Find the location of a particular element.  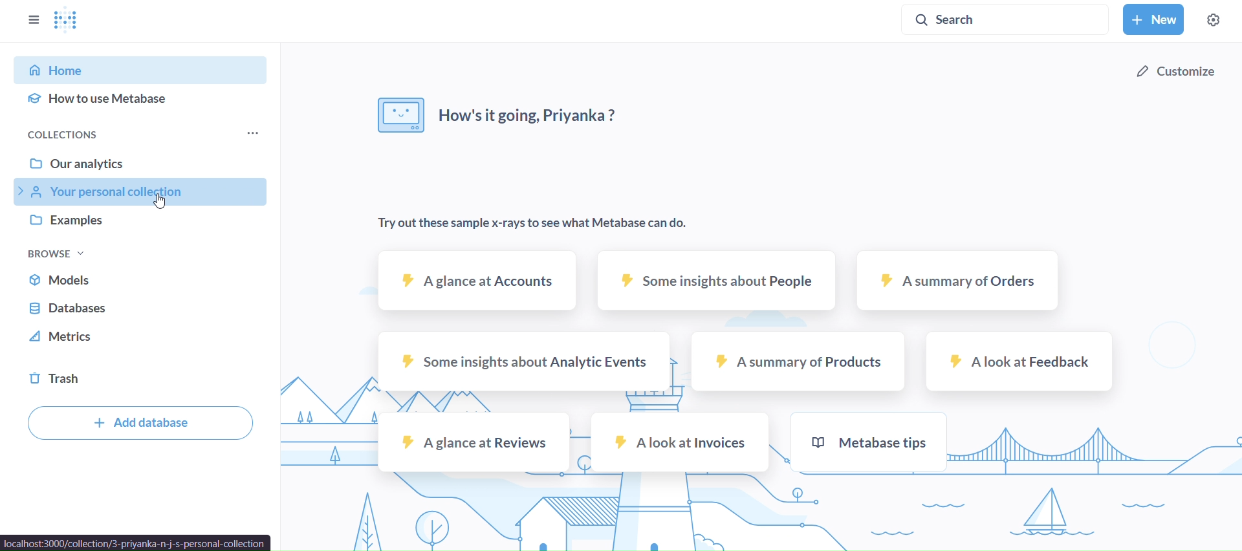

how it's going, priyanka? is located at coordinates (497, 114).